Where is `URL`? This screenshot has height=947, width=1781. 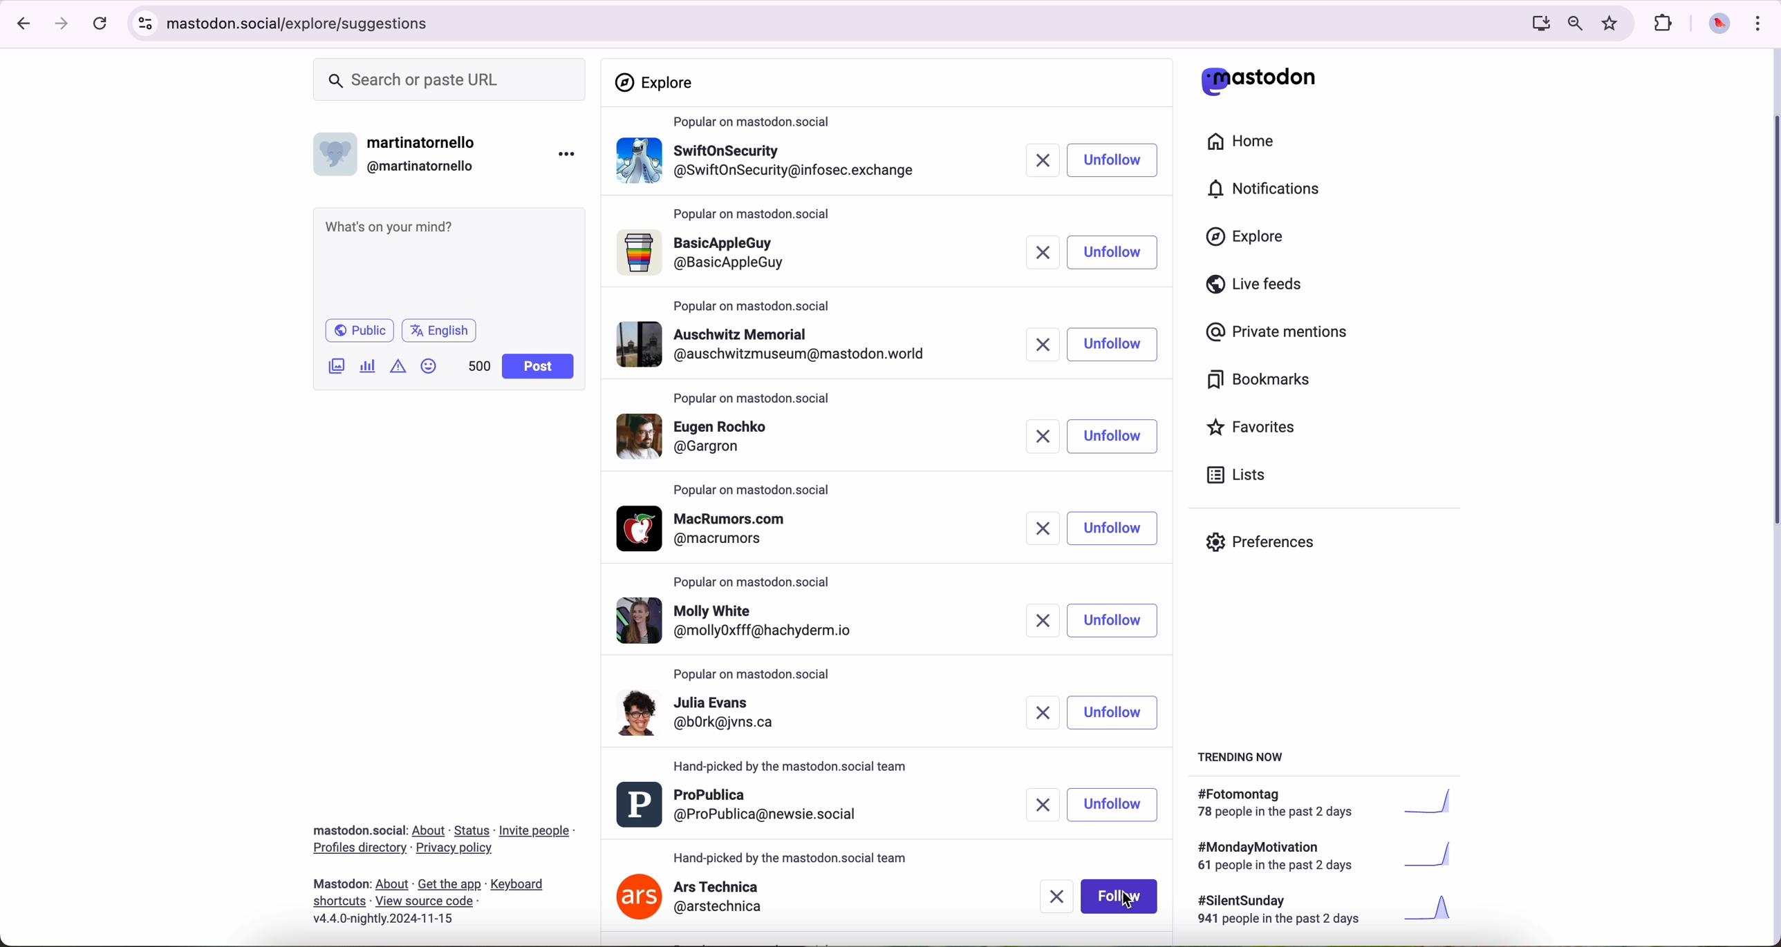 URL is located at coordinates (304, 21).